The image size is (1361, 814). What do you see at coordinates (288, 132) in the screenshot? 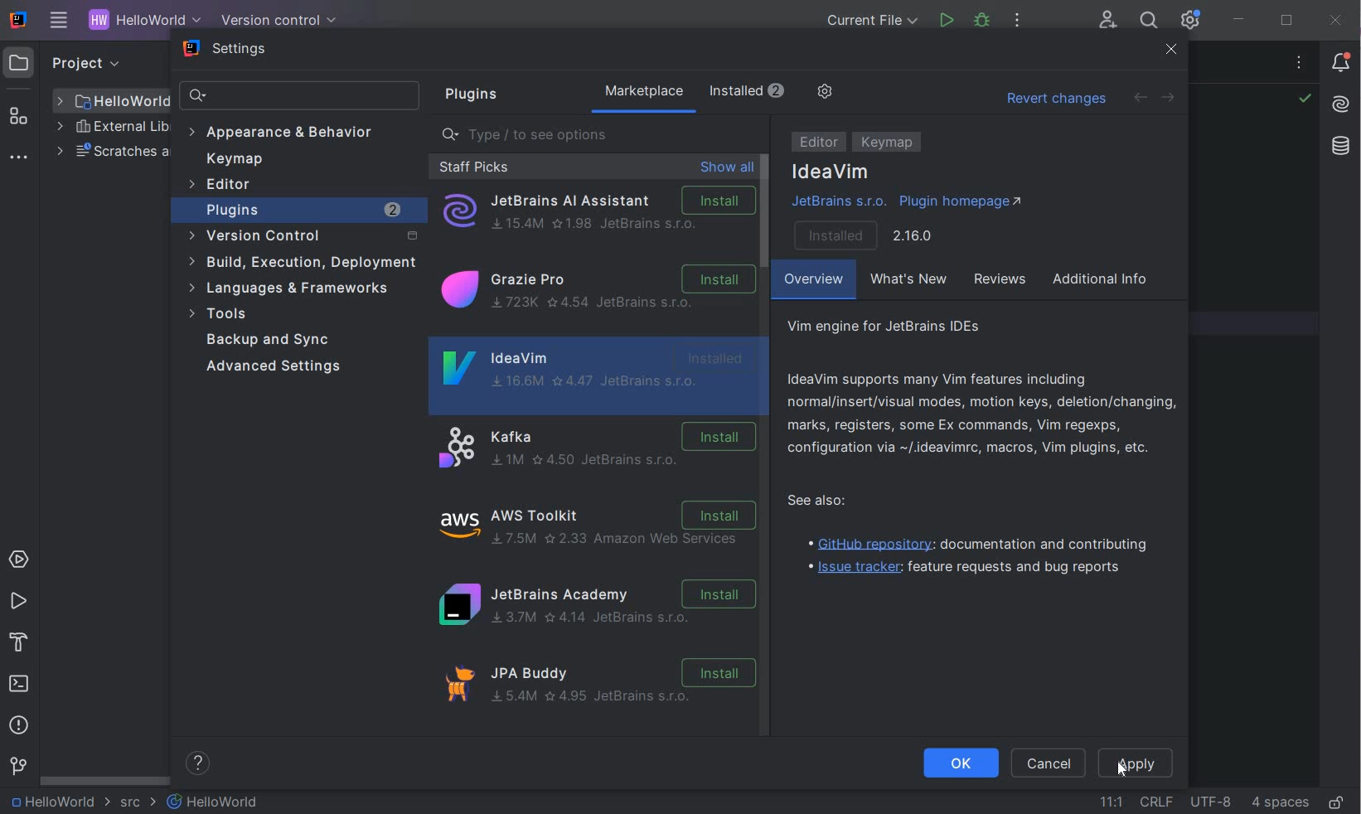
I see `appearance & behavior` at bounding box center [288, 132].